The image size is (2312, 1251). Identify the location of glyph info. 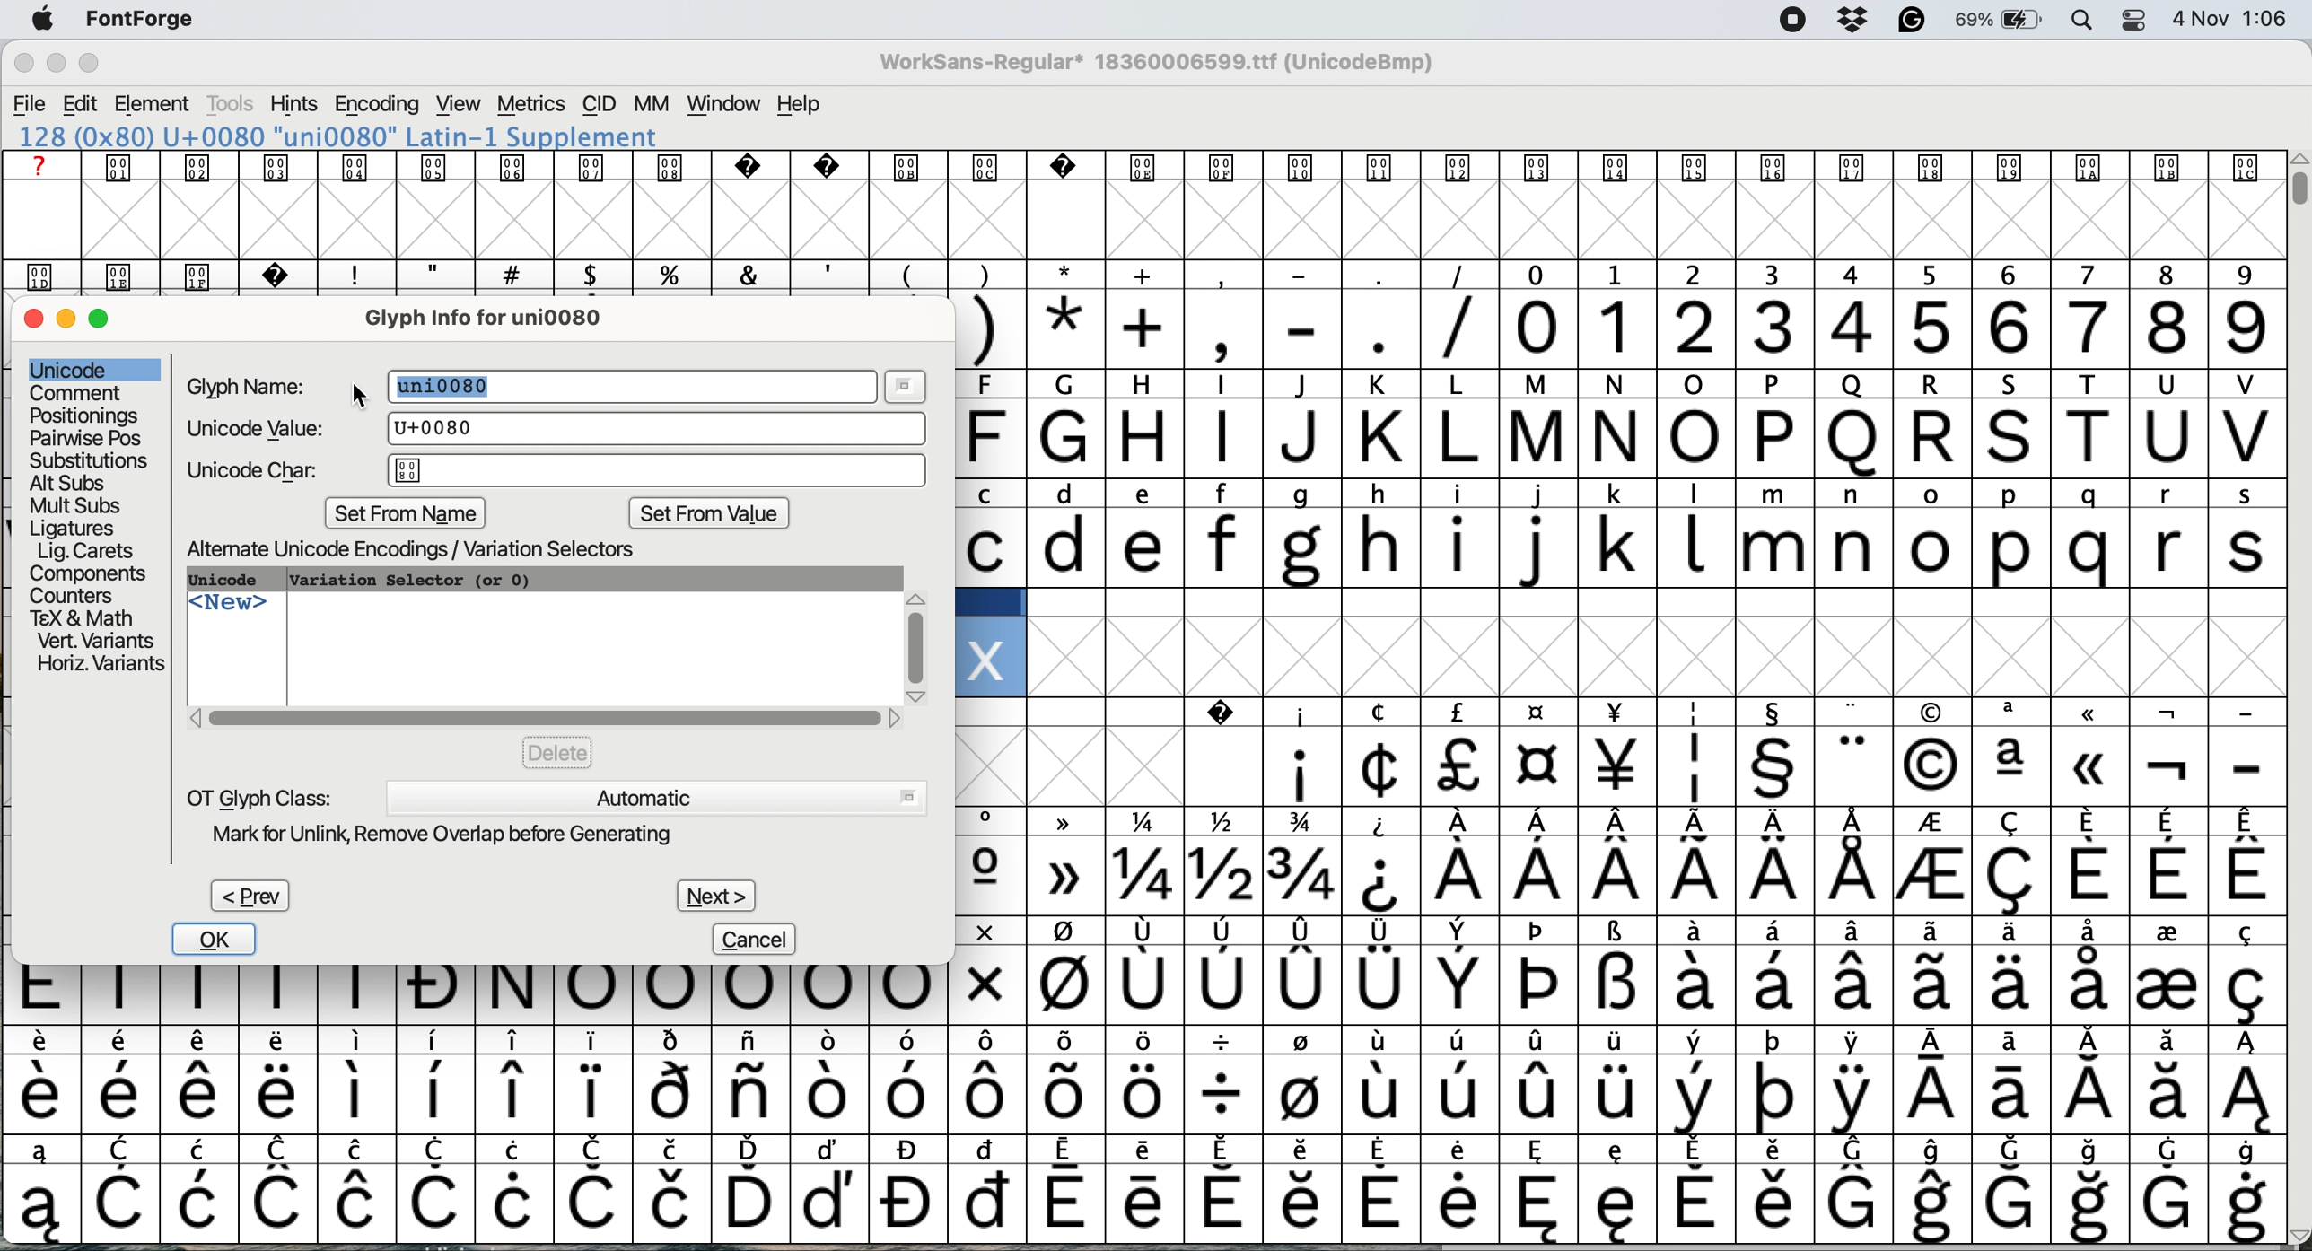
(500, 317).